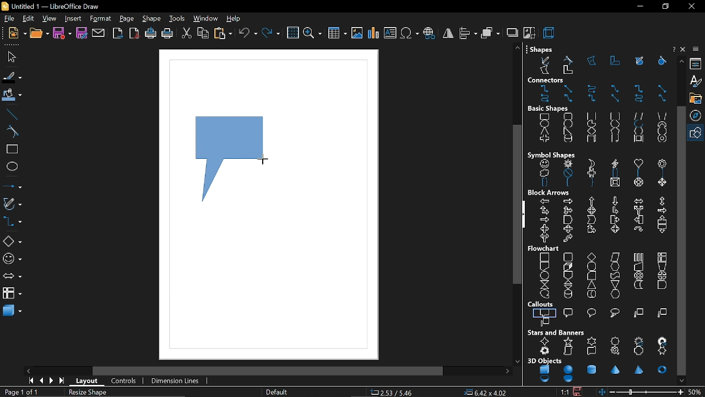 The image size is (705, 397). Describe the element at coordinates (614, 220) in the screenshot. I see `right arrow callout` at that location.